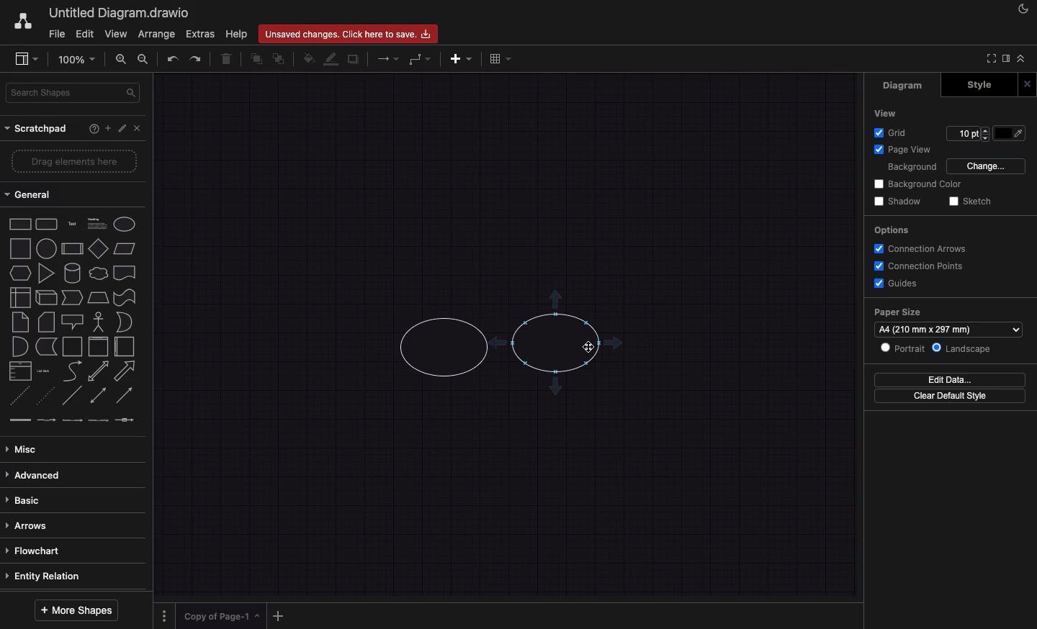 The image size is (1037, 629). What do you see at coordinates (614, 343) in the screenshot?
I see `add shape` at bounding box center [614, 343].